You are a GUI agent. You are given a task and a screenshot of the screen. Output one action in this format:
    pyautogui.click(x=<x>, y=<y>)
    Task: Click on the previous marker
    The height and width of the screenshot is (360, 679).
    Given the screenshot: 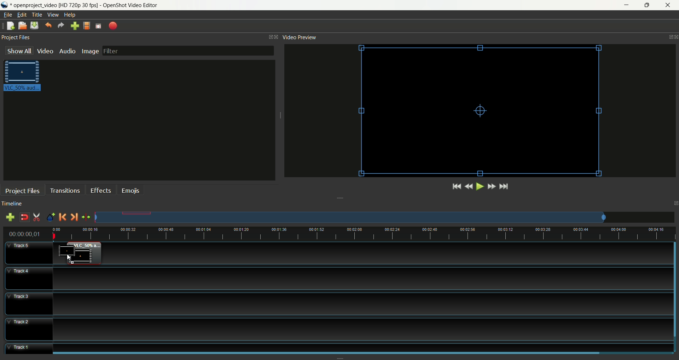 What is the action you would take?
    pyautogui.click(x=63, y=217)
    